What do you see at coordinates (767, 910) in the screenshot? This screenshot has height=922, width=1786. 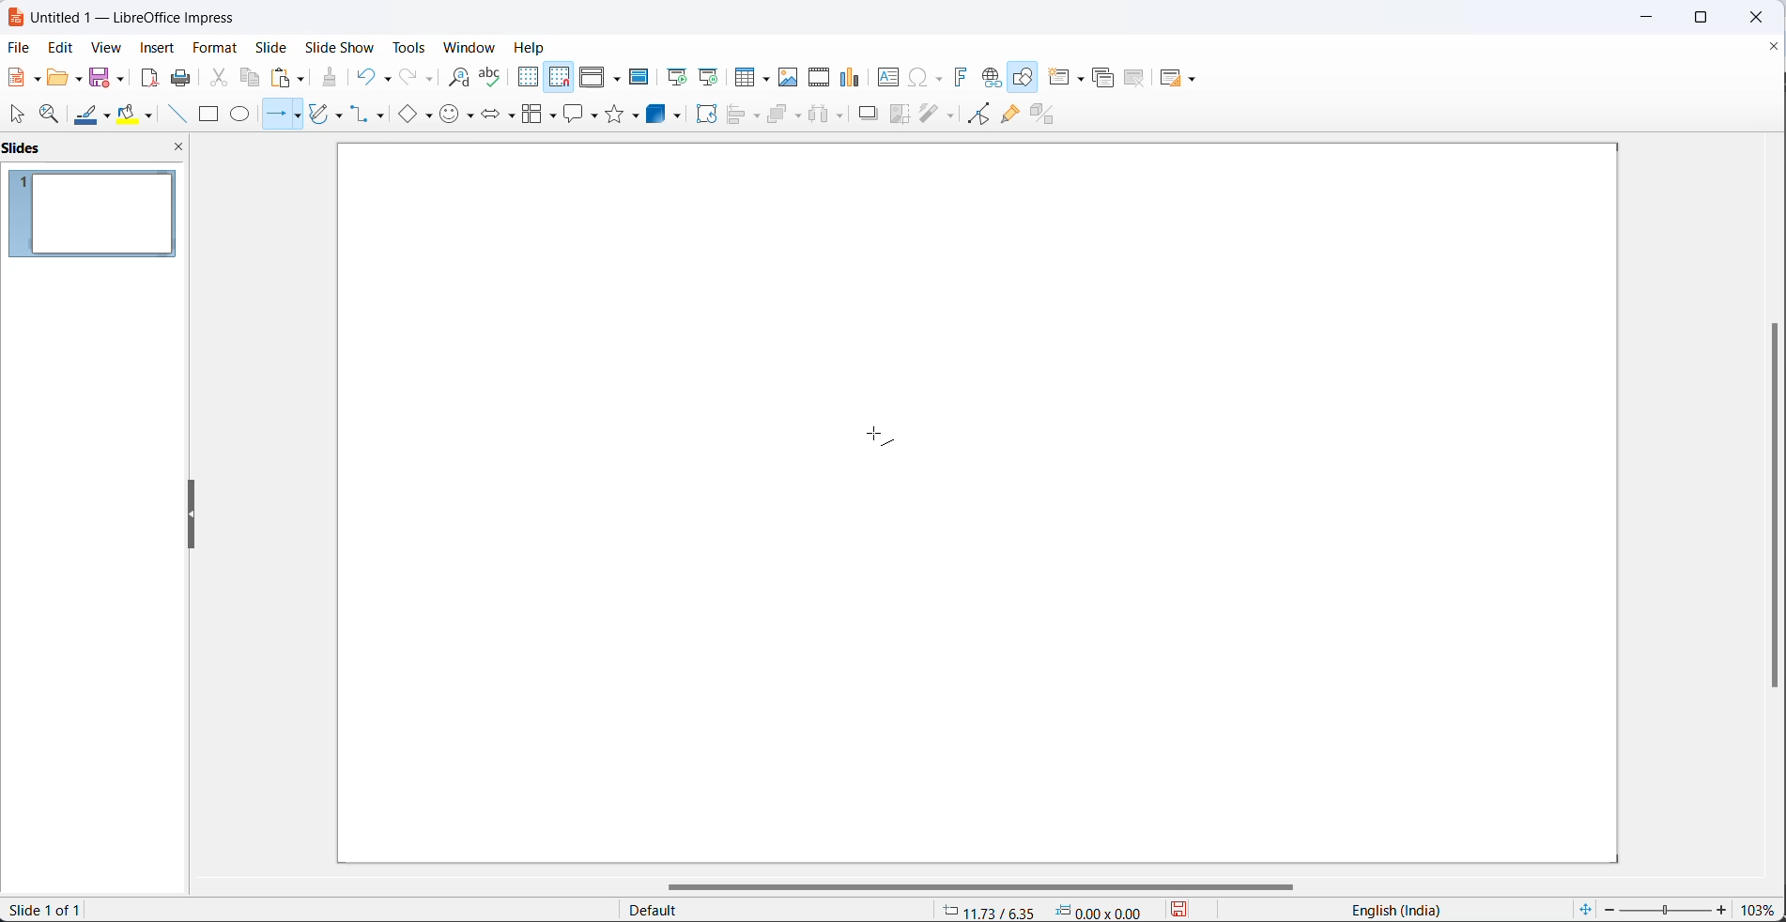 I see `default page style` at bounding box center [767, 910].